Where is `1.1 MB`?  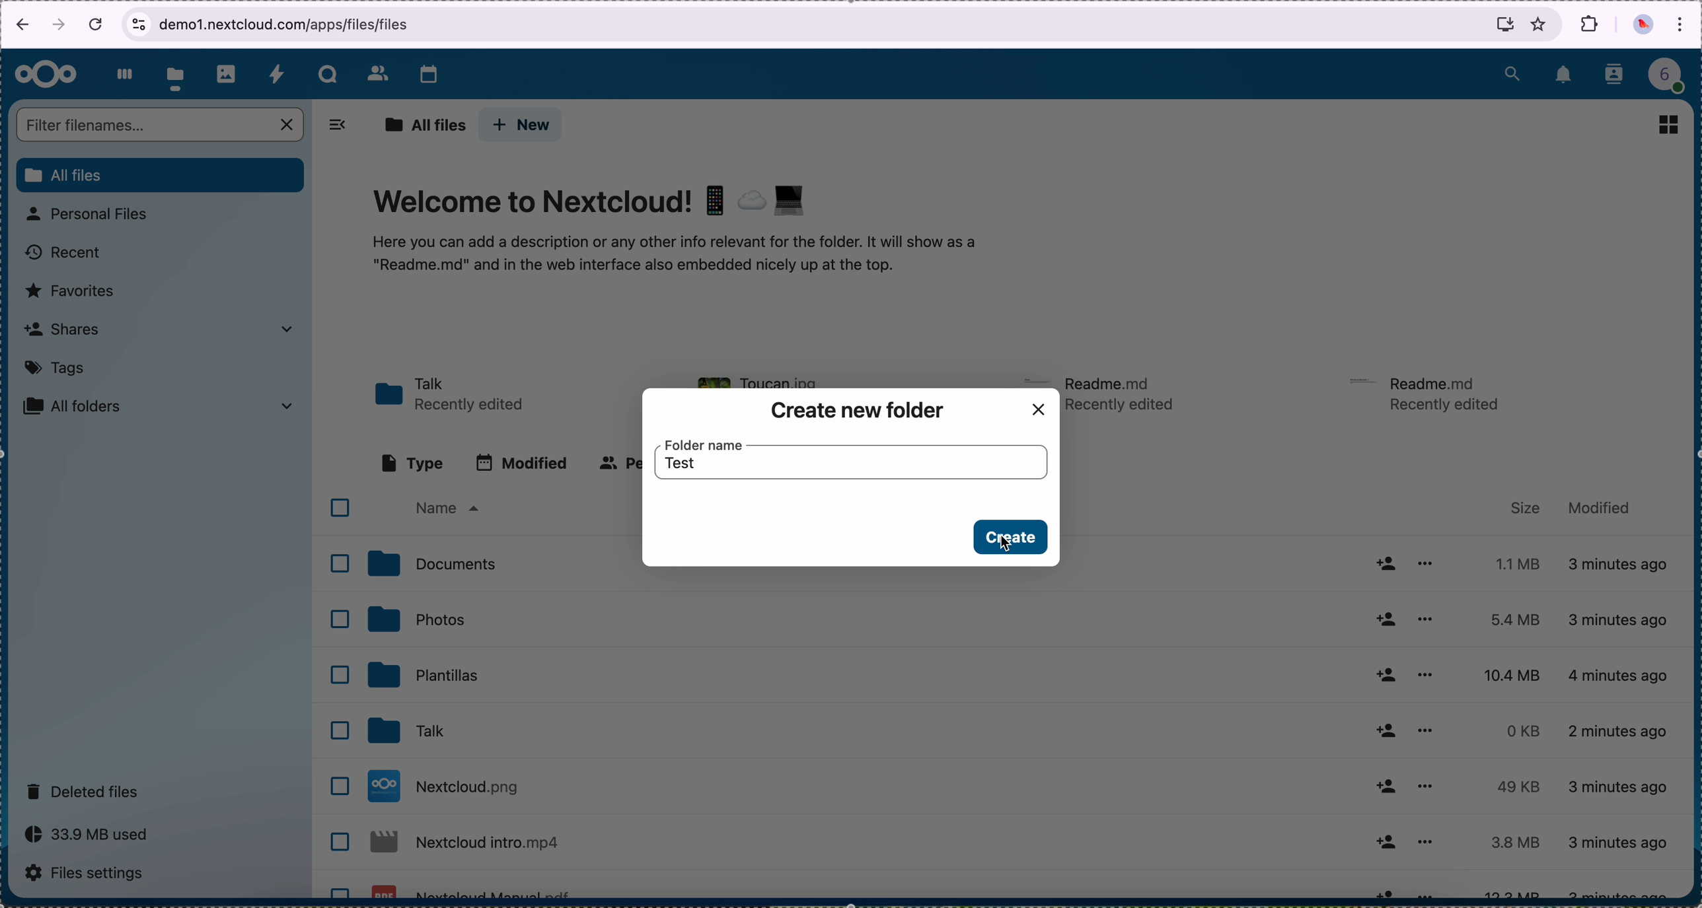 1.1 MB is located at coordinates (1514, 561).